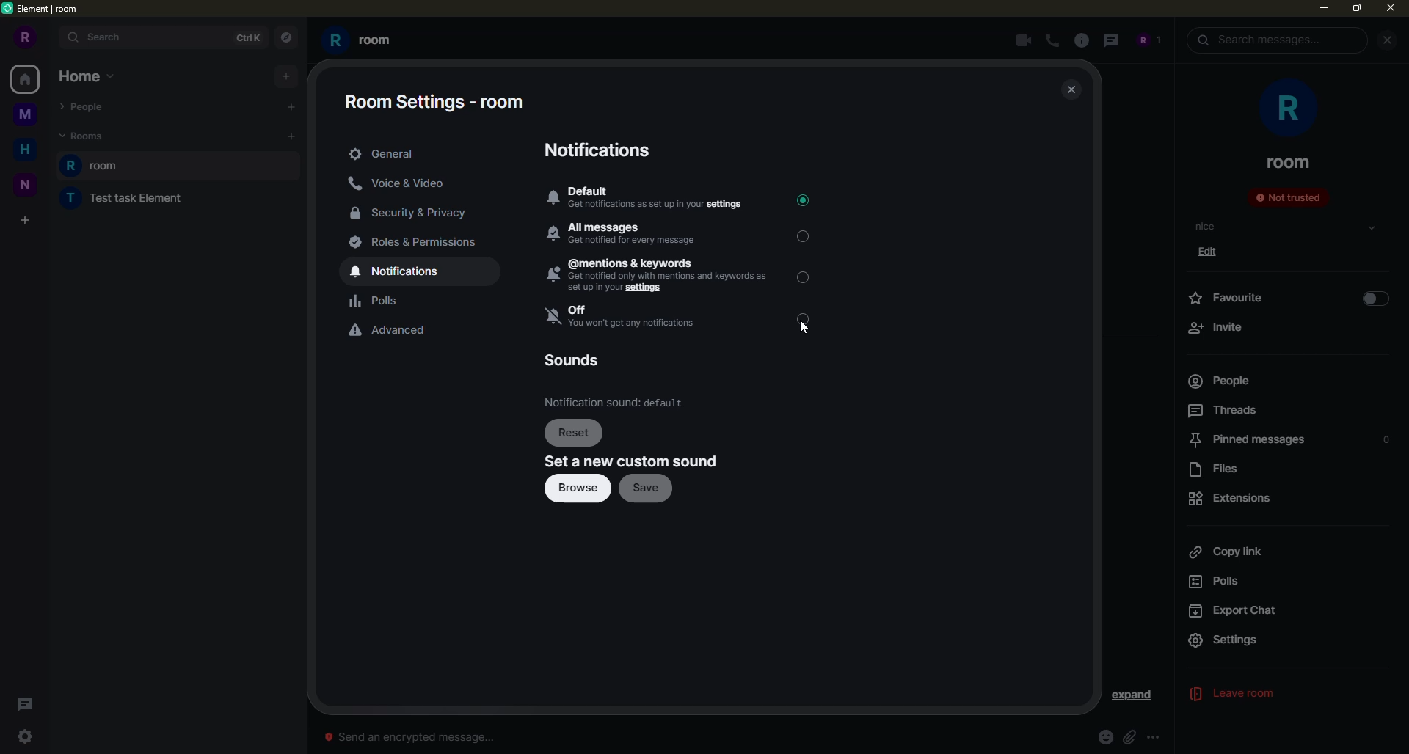 The height and width of the screenshot is (754, 1409). Describe the element at coordinates (632, 233) in the screenshot. I see `all messages` at that location.